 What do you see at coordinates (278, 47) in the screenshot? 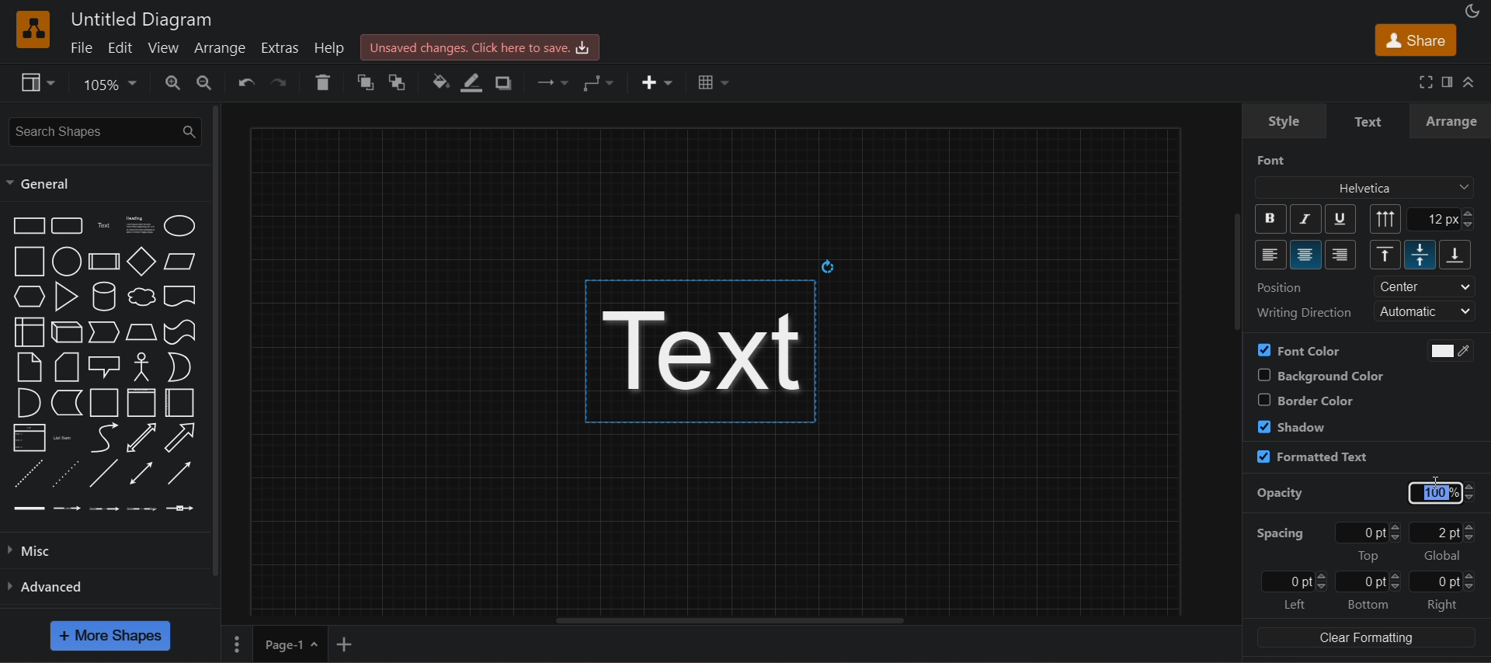
I see `extras` at bounding box center [278, 47].